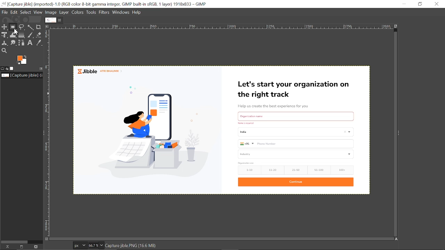 Image resolution: width=445 pixels, height=250 pixels. Describe the element at coordinates (14, 12) in the screenshot. I see `Edit` at that location.